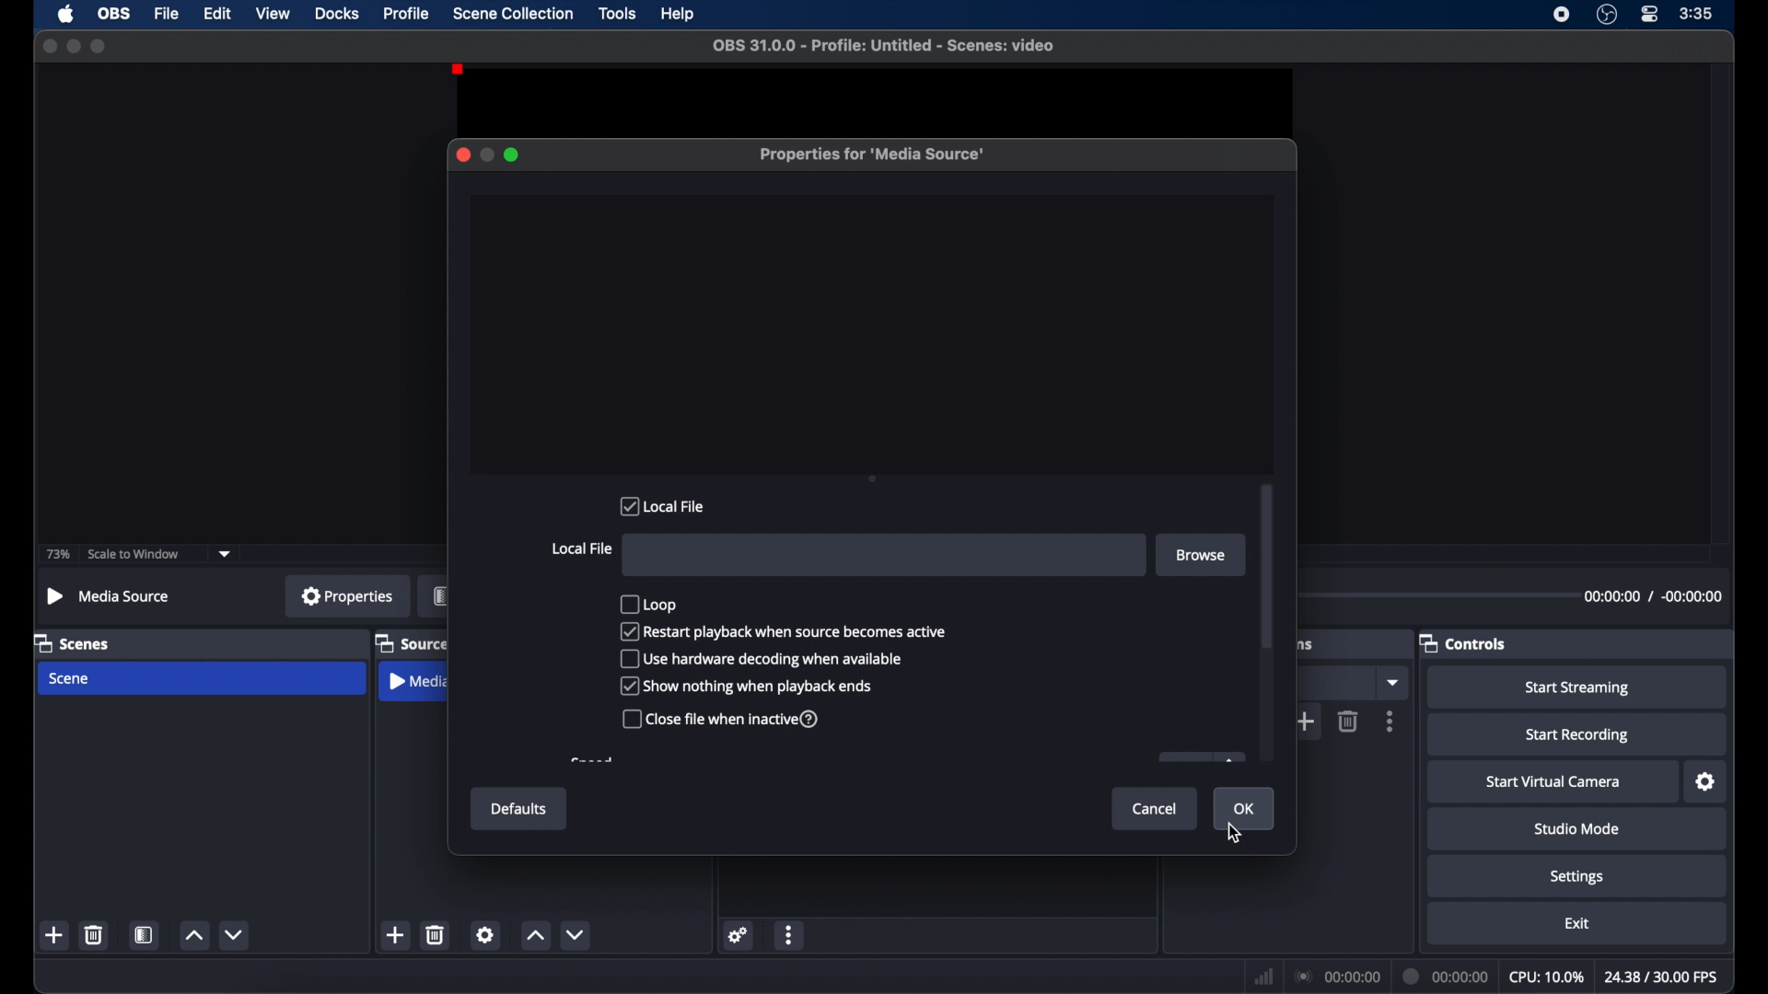 The image size is (1768, 994). I want to click on start virtual camera, so click(1554, 781).